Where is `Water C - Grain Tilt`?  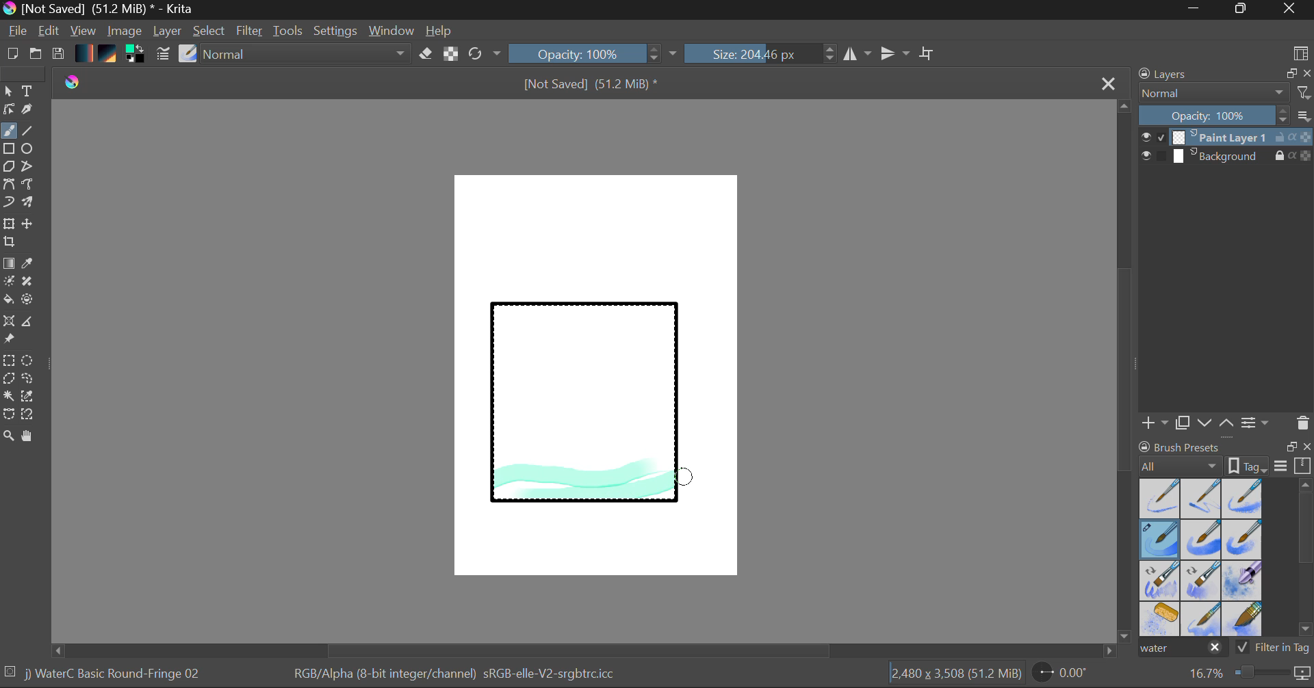
Water C - Grain Tilt is located at coordinates (1161, 581).